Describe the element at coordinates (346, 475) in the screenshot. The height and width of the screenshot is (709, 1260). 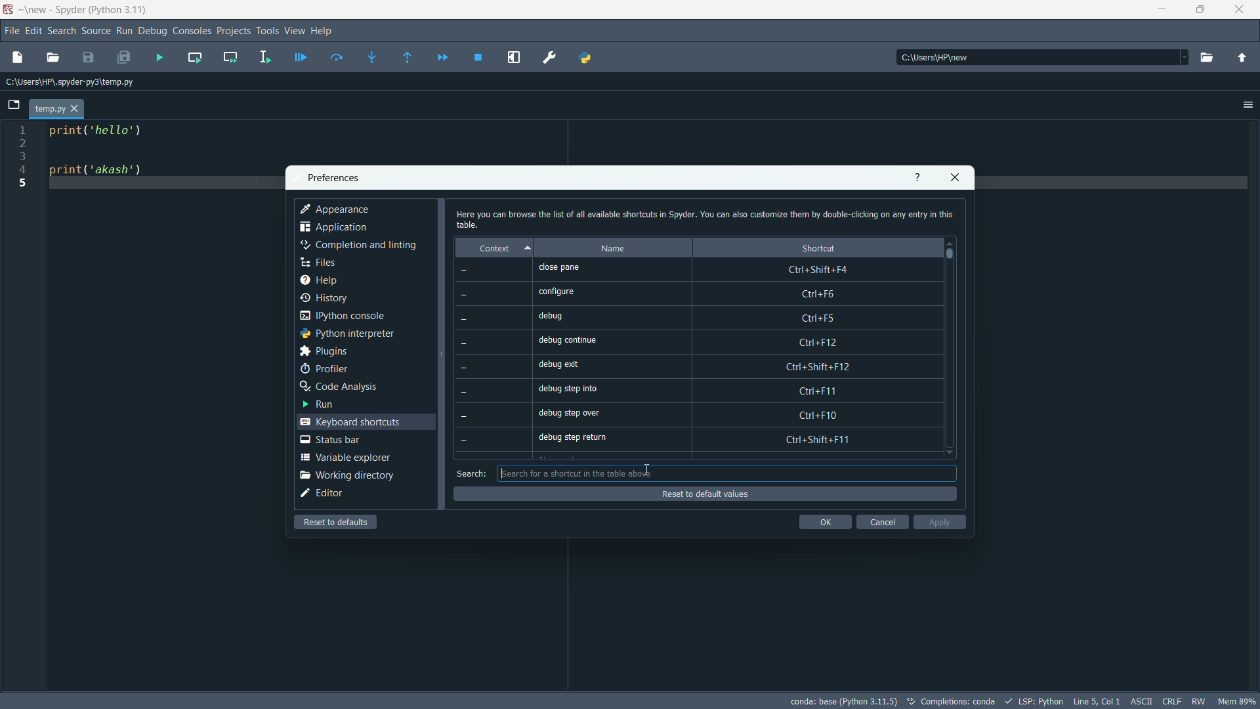
I see `working directory` at that location.